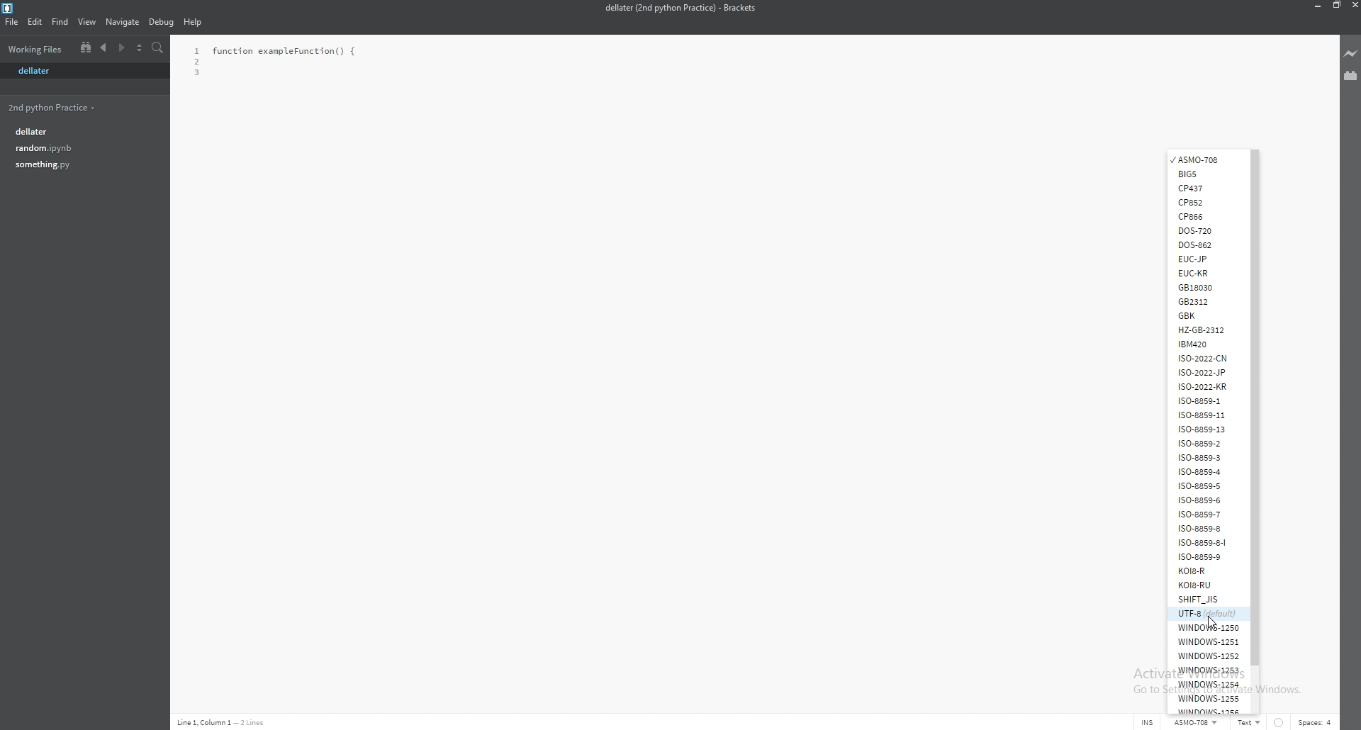 This screenshot has height=730, width=1361. I want to click on k018-r, so click(1206, 572).